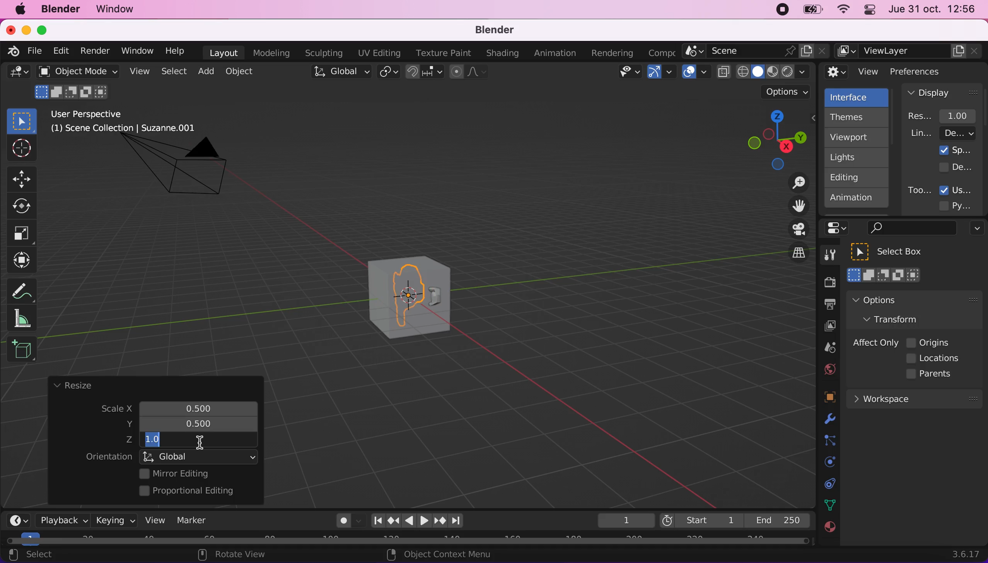  I want to click on scene, so click(756, 51).